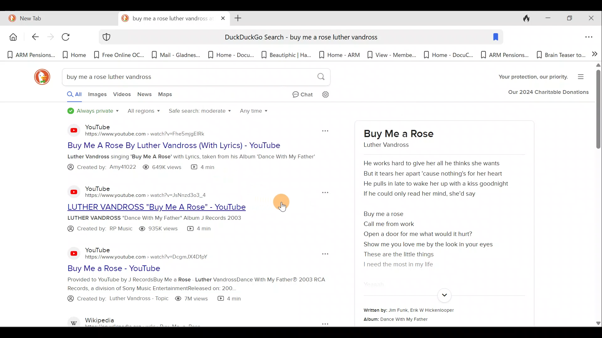  I want to click on Back, so click(32, 38).